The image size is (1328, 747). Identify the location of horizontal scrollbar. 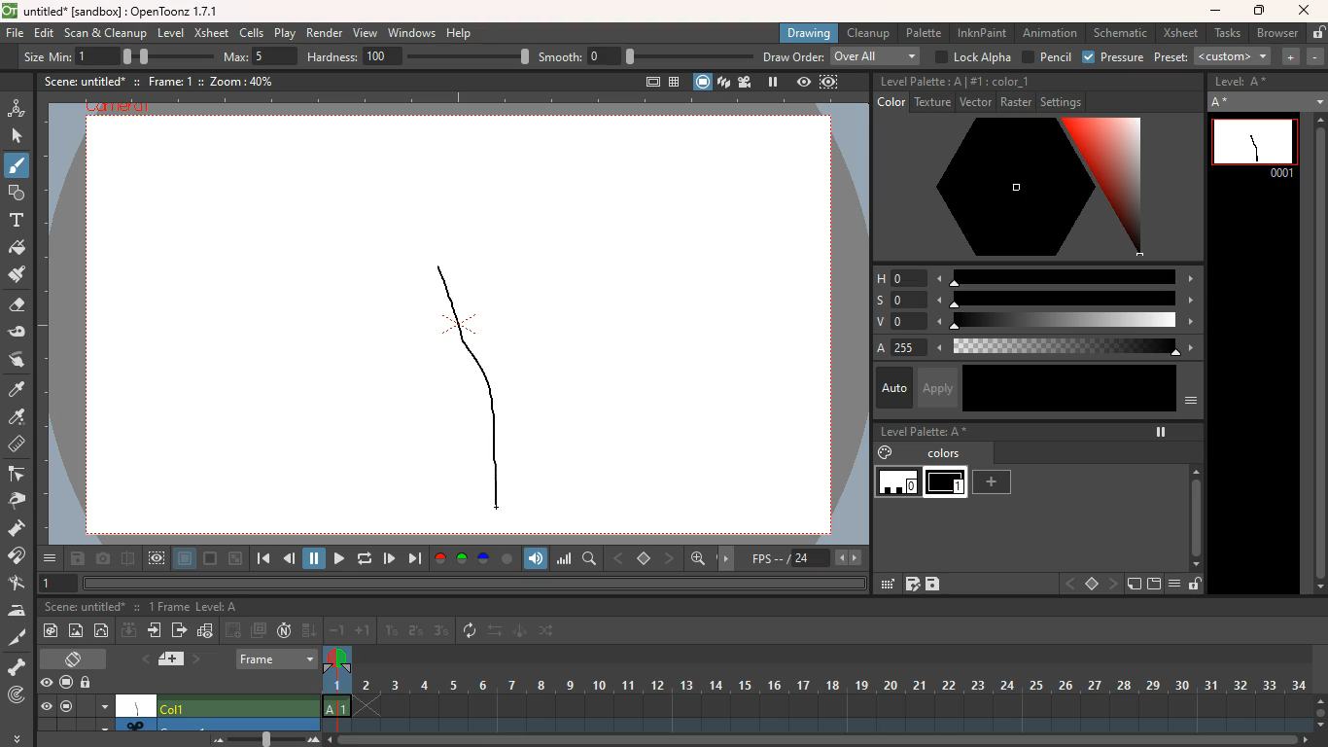
(473, 583).